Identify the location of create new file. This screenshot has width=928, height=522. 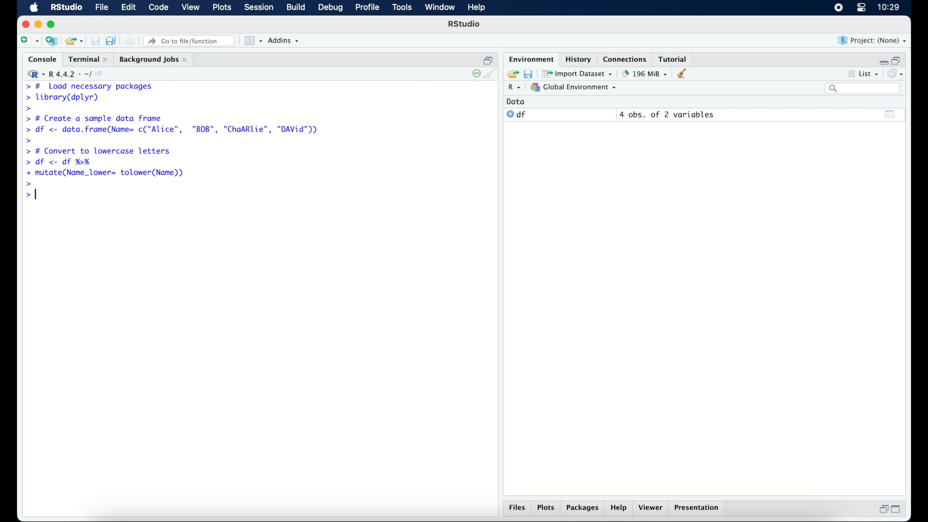
(29, 42).